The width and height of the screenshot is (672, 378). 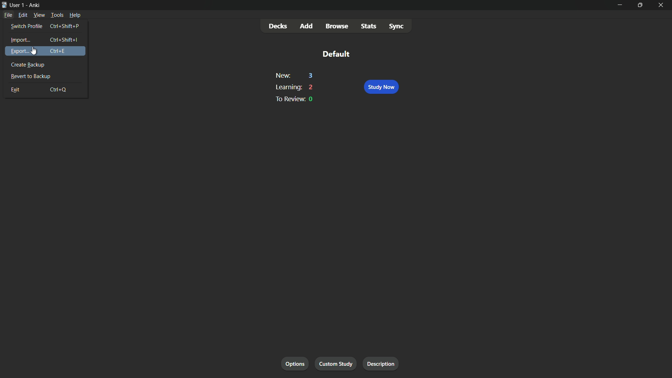 I want to click on 3, so click(x=311, y=76).